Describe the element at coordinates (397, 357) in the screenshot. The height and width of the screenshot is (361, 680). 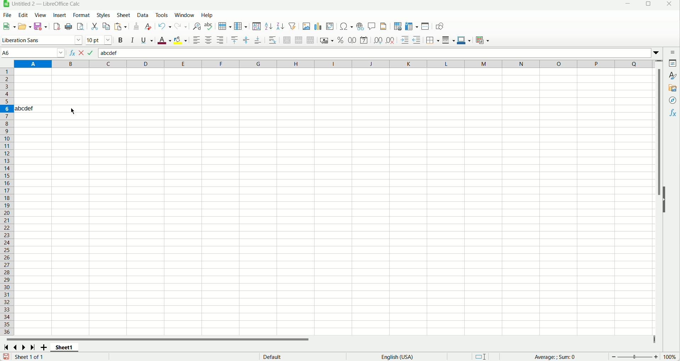
I see `english (USA)` at that location.